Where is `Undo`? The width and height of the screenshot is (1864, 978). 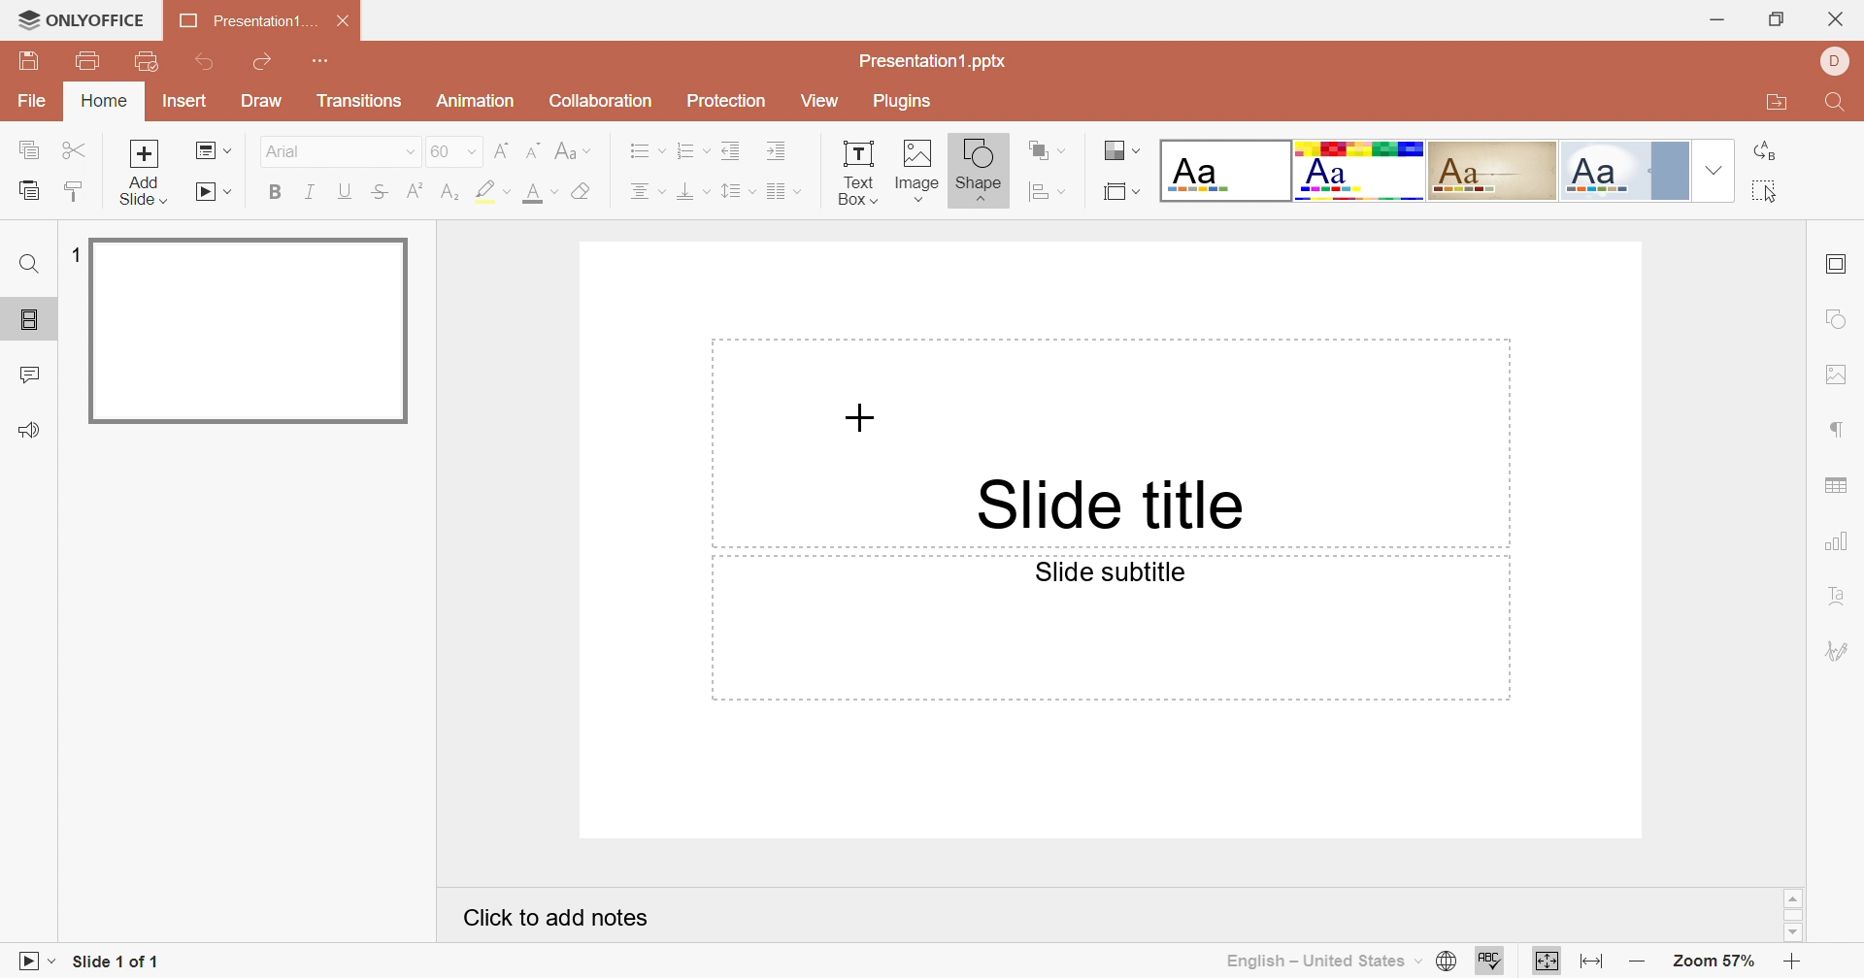 Undo is located at coordinates (208, 64).